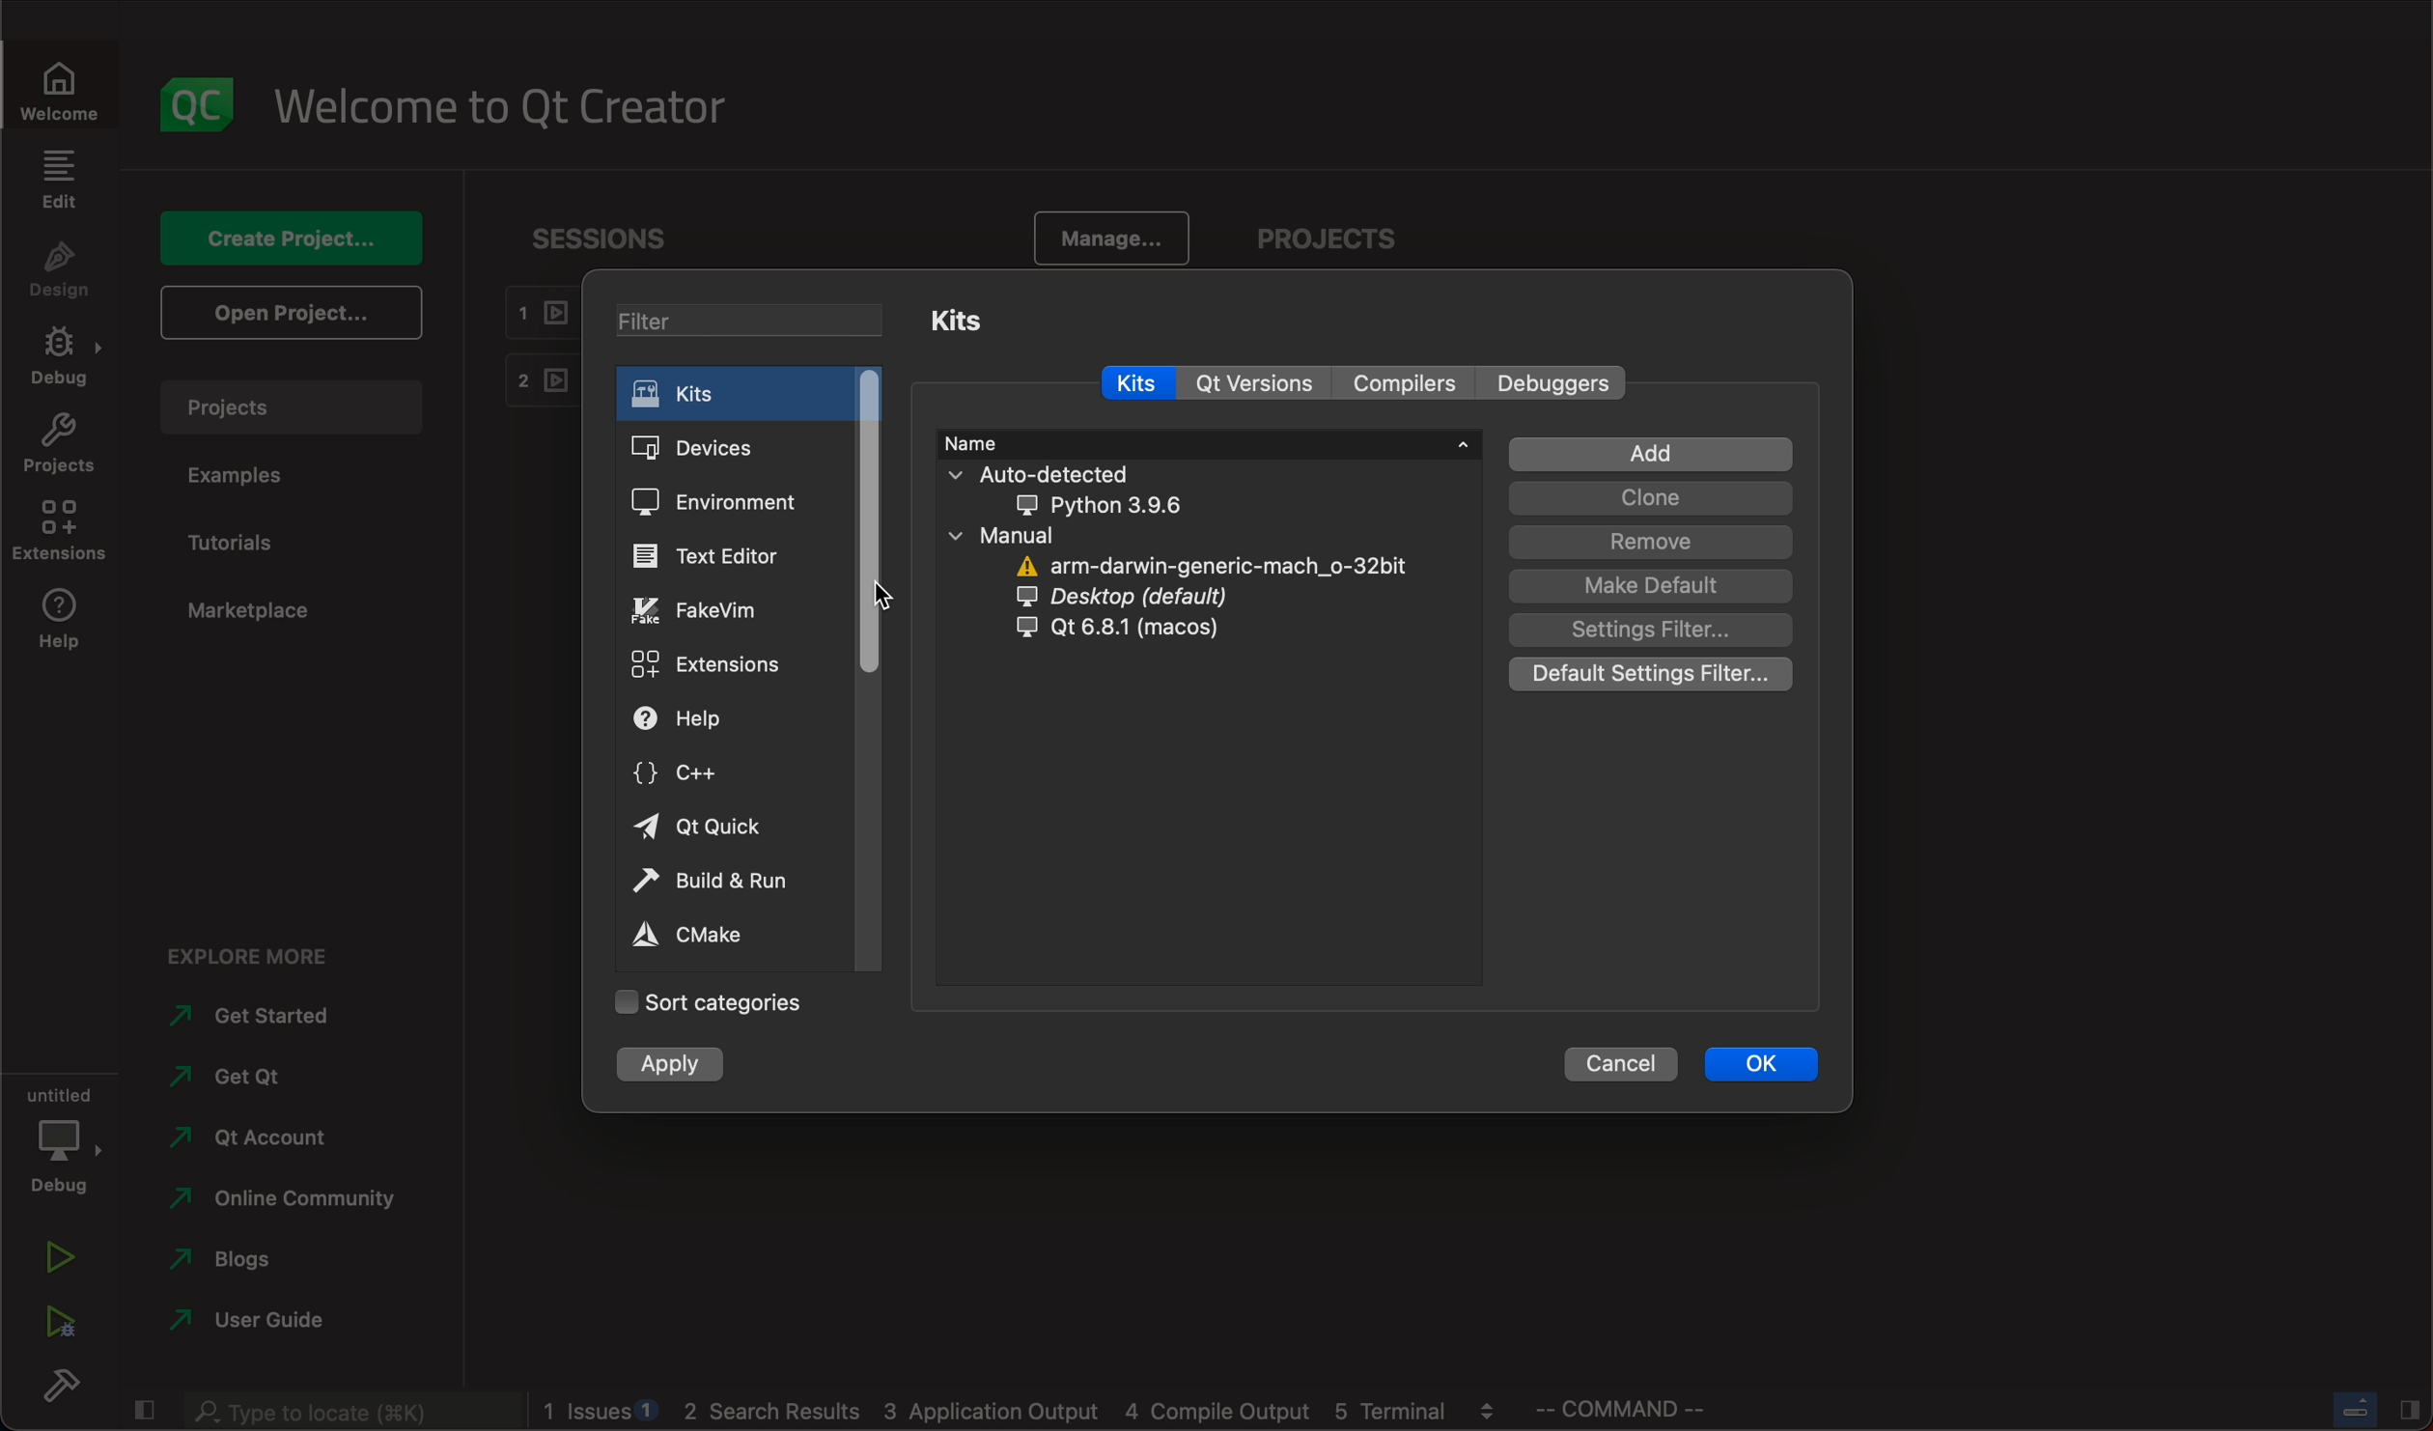 The width and height of the screenshot is (2433, 1431). Describe the element at coordinates (1105, 490) in the screenshot. I see `auto detected` at that location.